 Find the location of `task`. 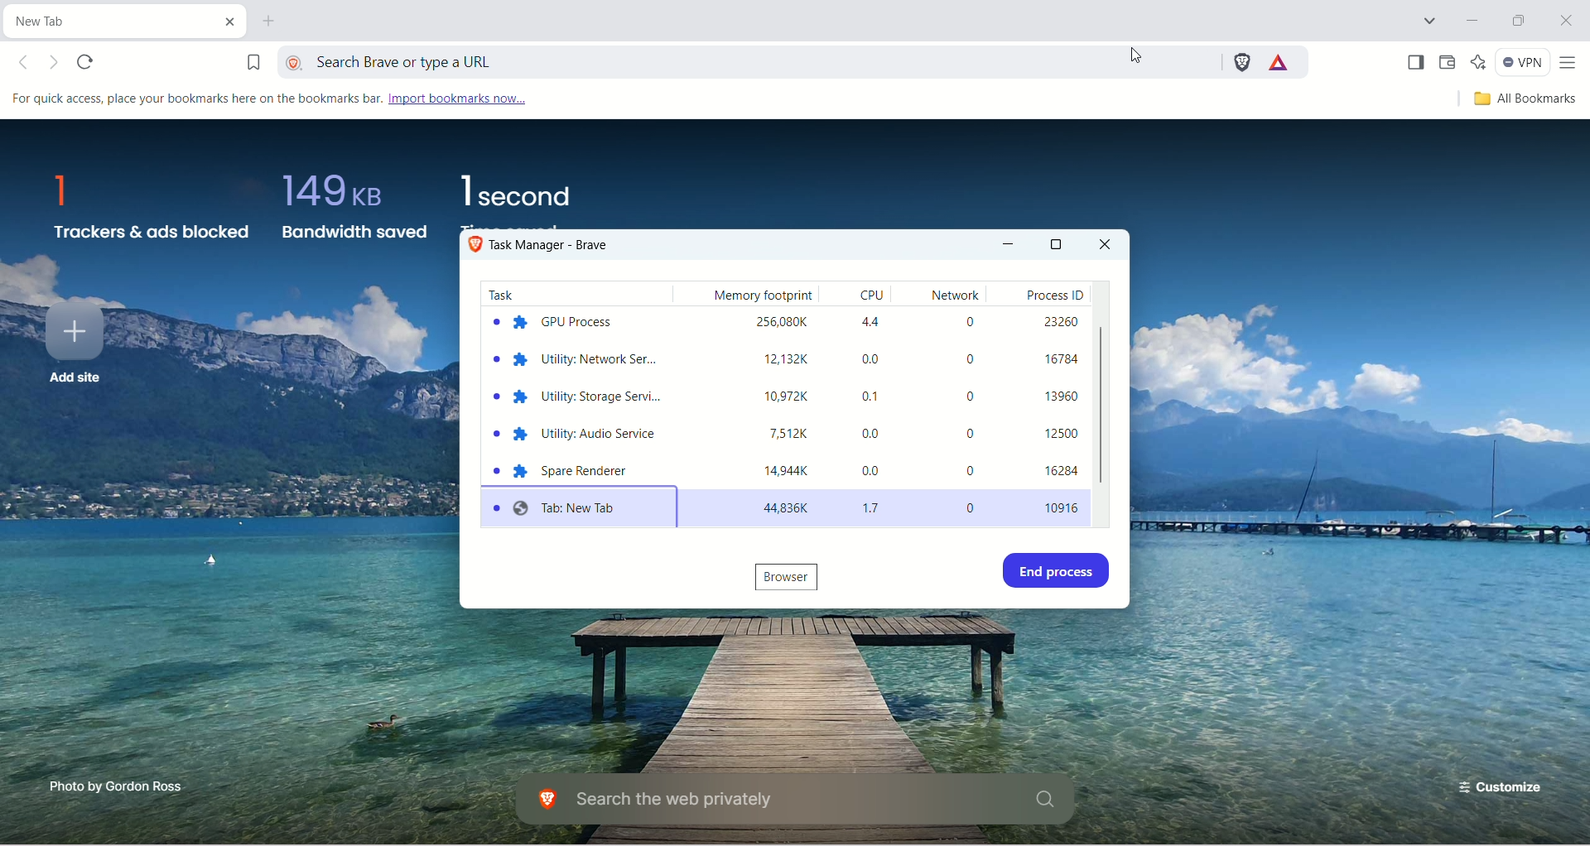

task is located at coordinates (504, 293).